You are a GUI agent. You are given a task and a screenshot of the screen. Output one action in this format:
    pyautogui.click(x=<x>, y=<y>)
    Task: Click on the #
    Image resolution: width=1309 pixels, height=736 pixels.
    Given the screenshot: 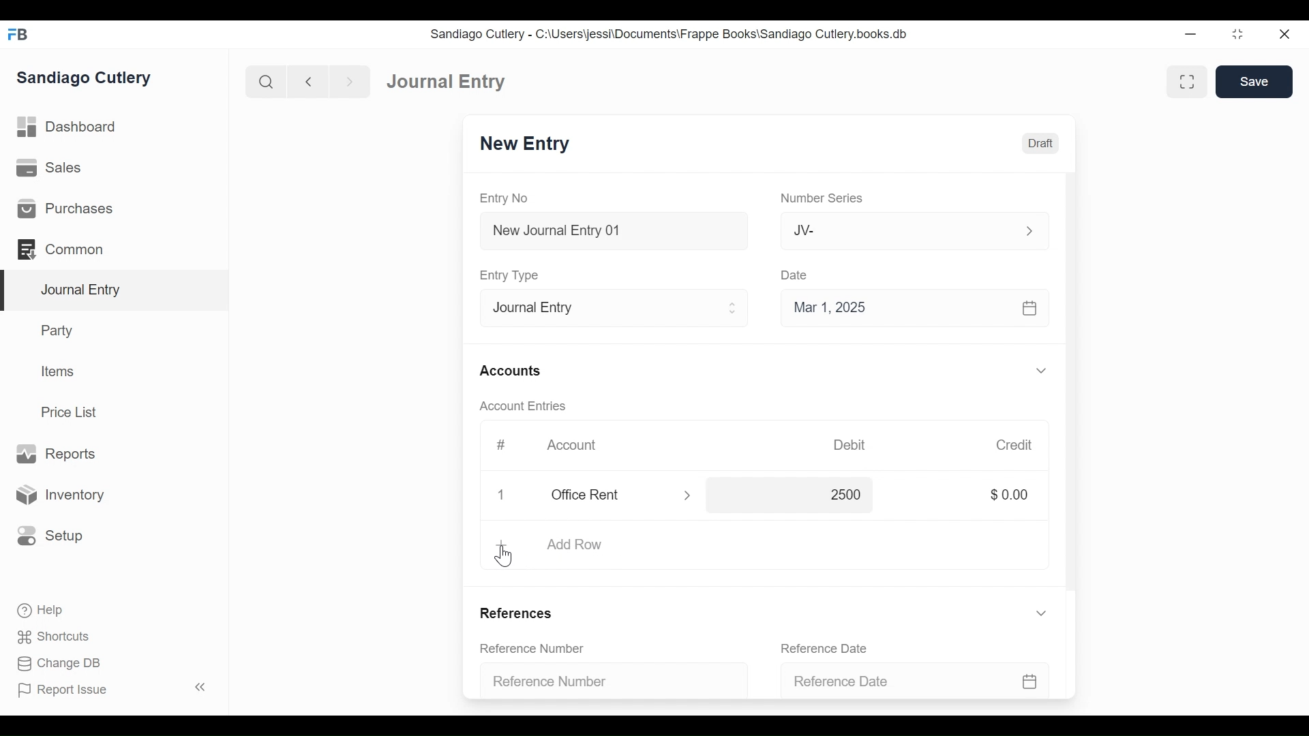 What is the action you would take?
    pyautogui.click(x=496, y=445)
    